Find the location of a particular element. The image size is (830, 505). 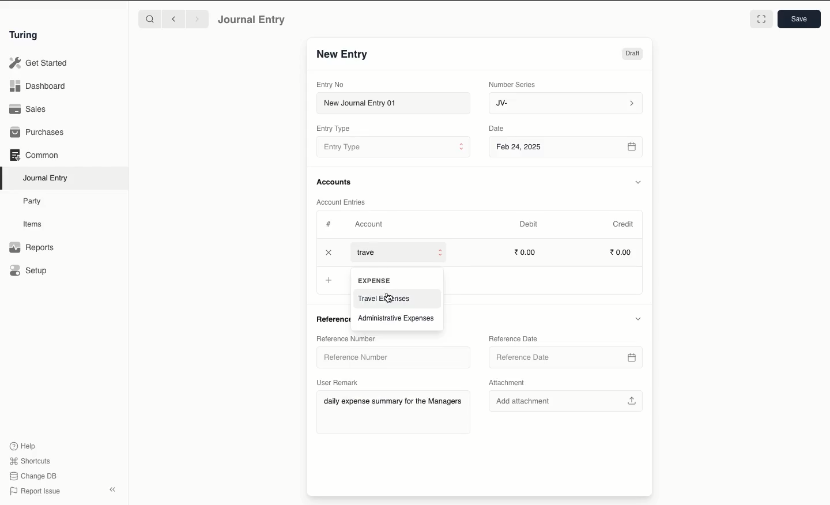

Reference Number is located at coordinates (389, 357).